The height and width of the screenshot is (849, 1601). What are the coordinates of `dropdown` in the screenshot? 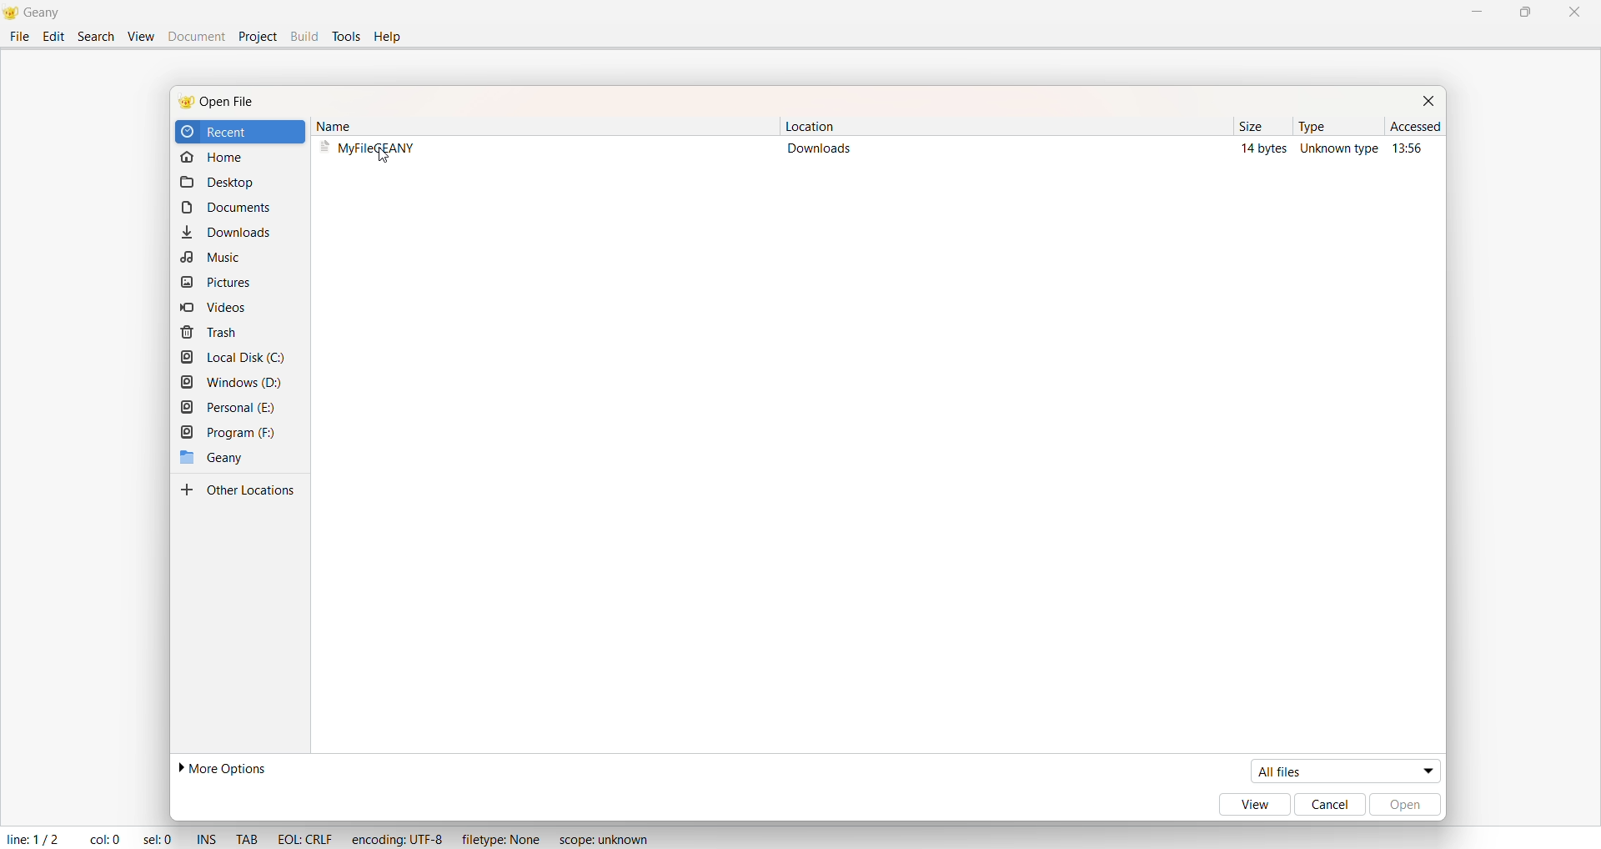 It's located at (1424, 770).